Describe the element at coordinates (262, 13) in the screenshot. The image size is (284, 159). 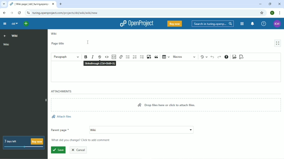
I see `Bookmark this tab` at that location.